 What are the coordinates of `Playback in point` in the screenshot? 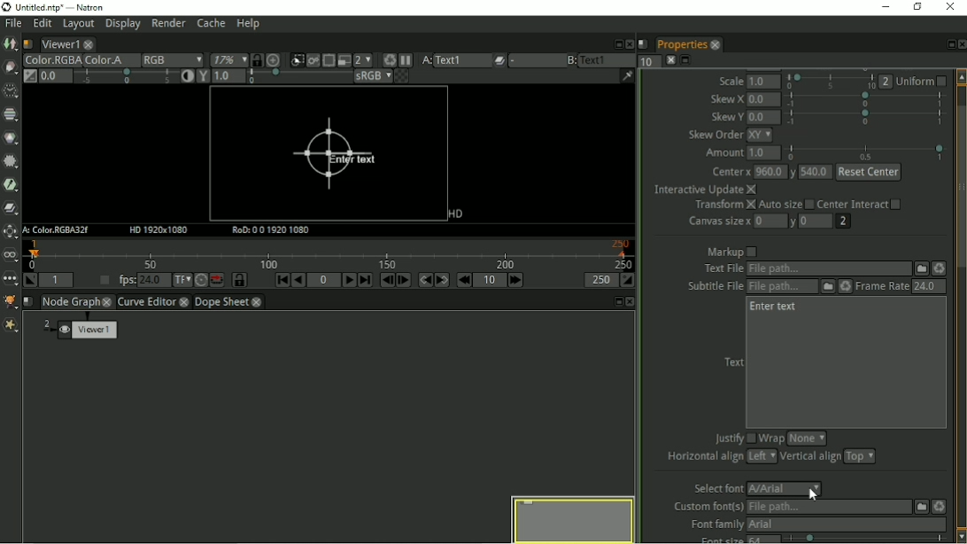 It's located at (56, 280).